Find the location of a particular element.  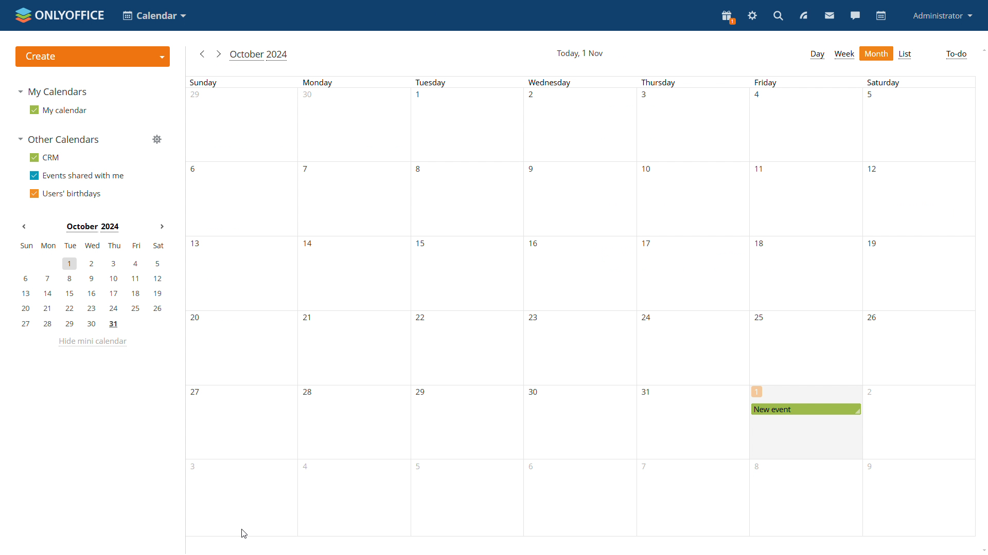

list view  is located at coordinates (906, 54).